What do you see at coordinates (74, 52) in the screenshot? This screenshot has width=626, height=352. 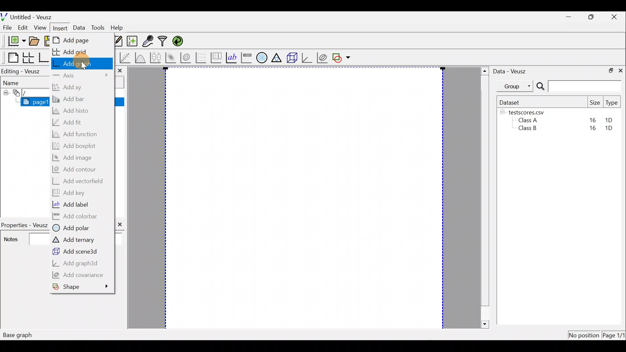 I see `Add grid` at bounding box center [74, 52].